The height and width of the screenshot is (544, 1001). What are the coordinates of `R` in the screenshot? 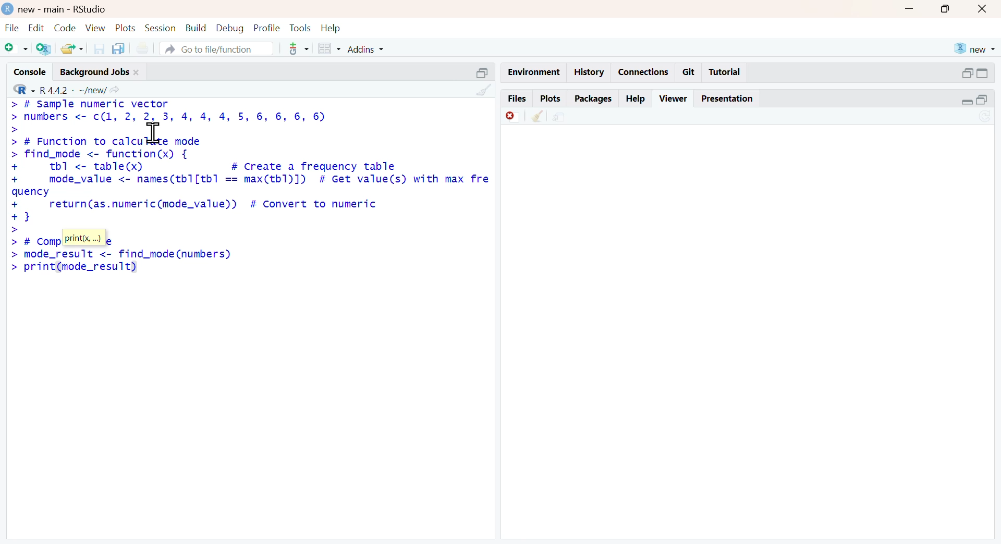 It's located at (24, 90).